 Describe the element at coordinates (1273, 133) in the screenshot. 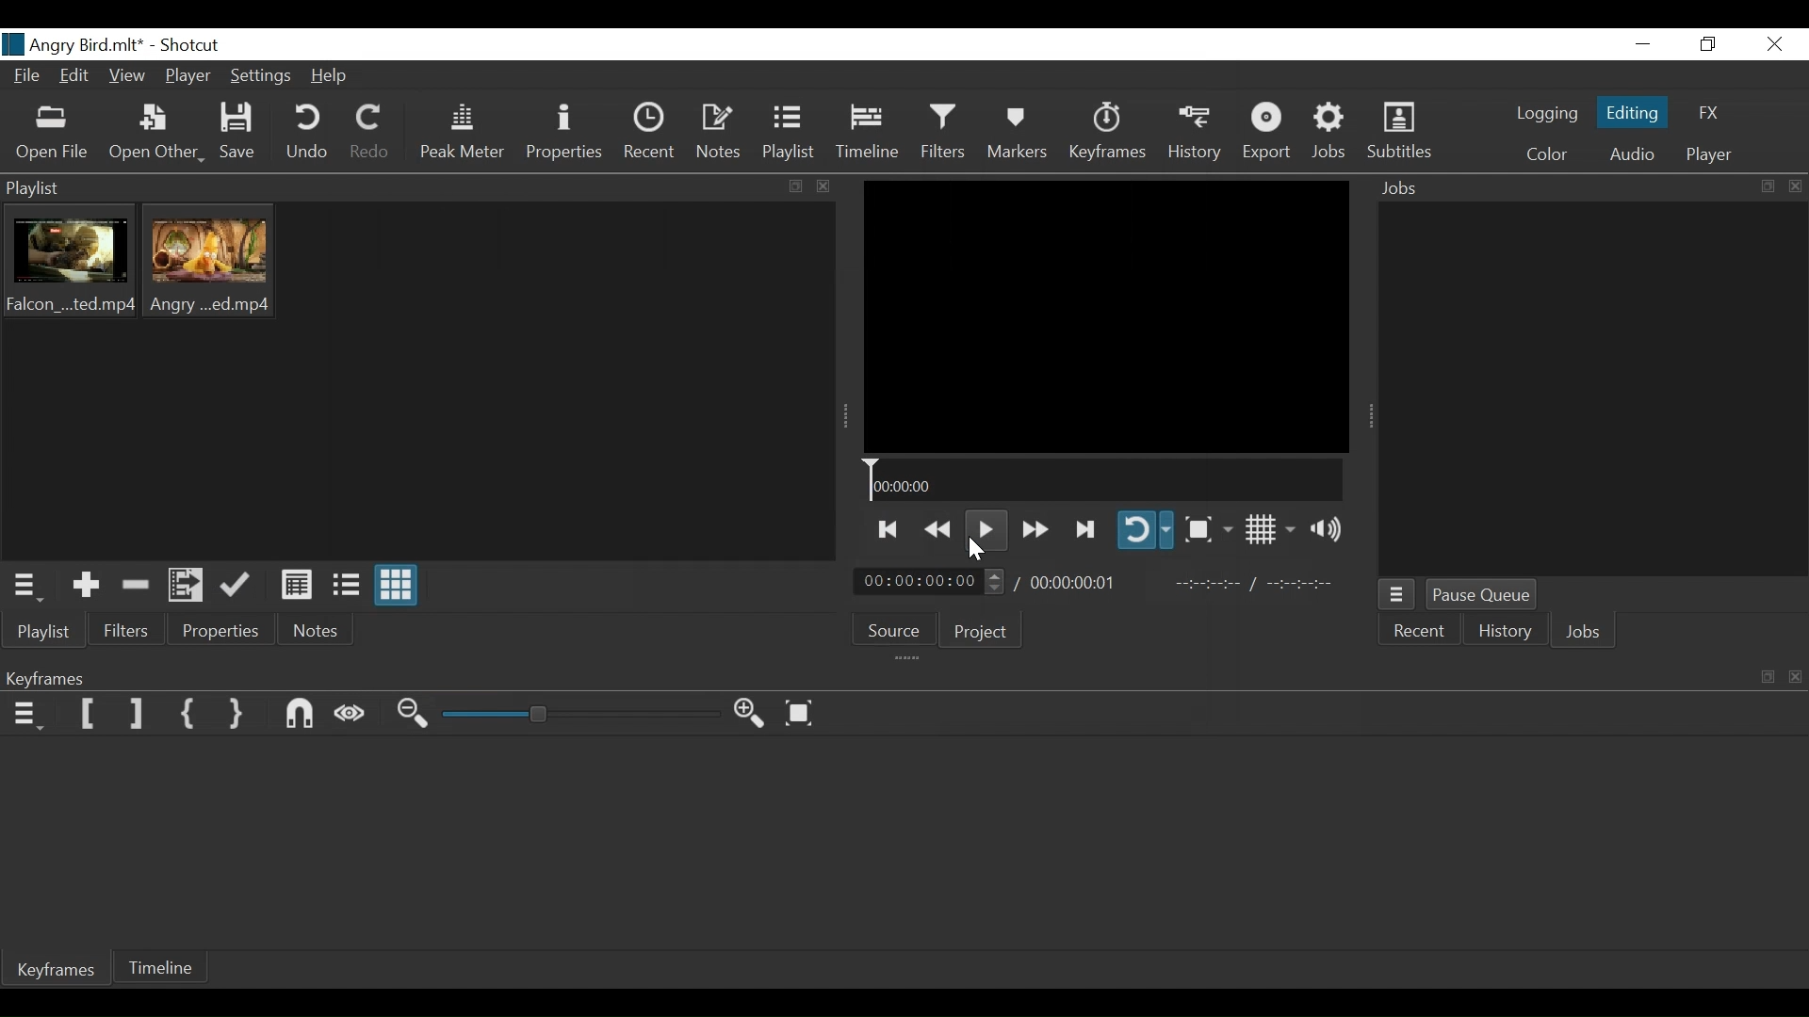

I see `Export` at that location.